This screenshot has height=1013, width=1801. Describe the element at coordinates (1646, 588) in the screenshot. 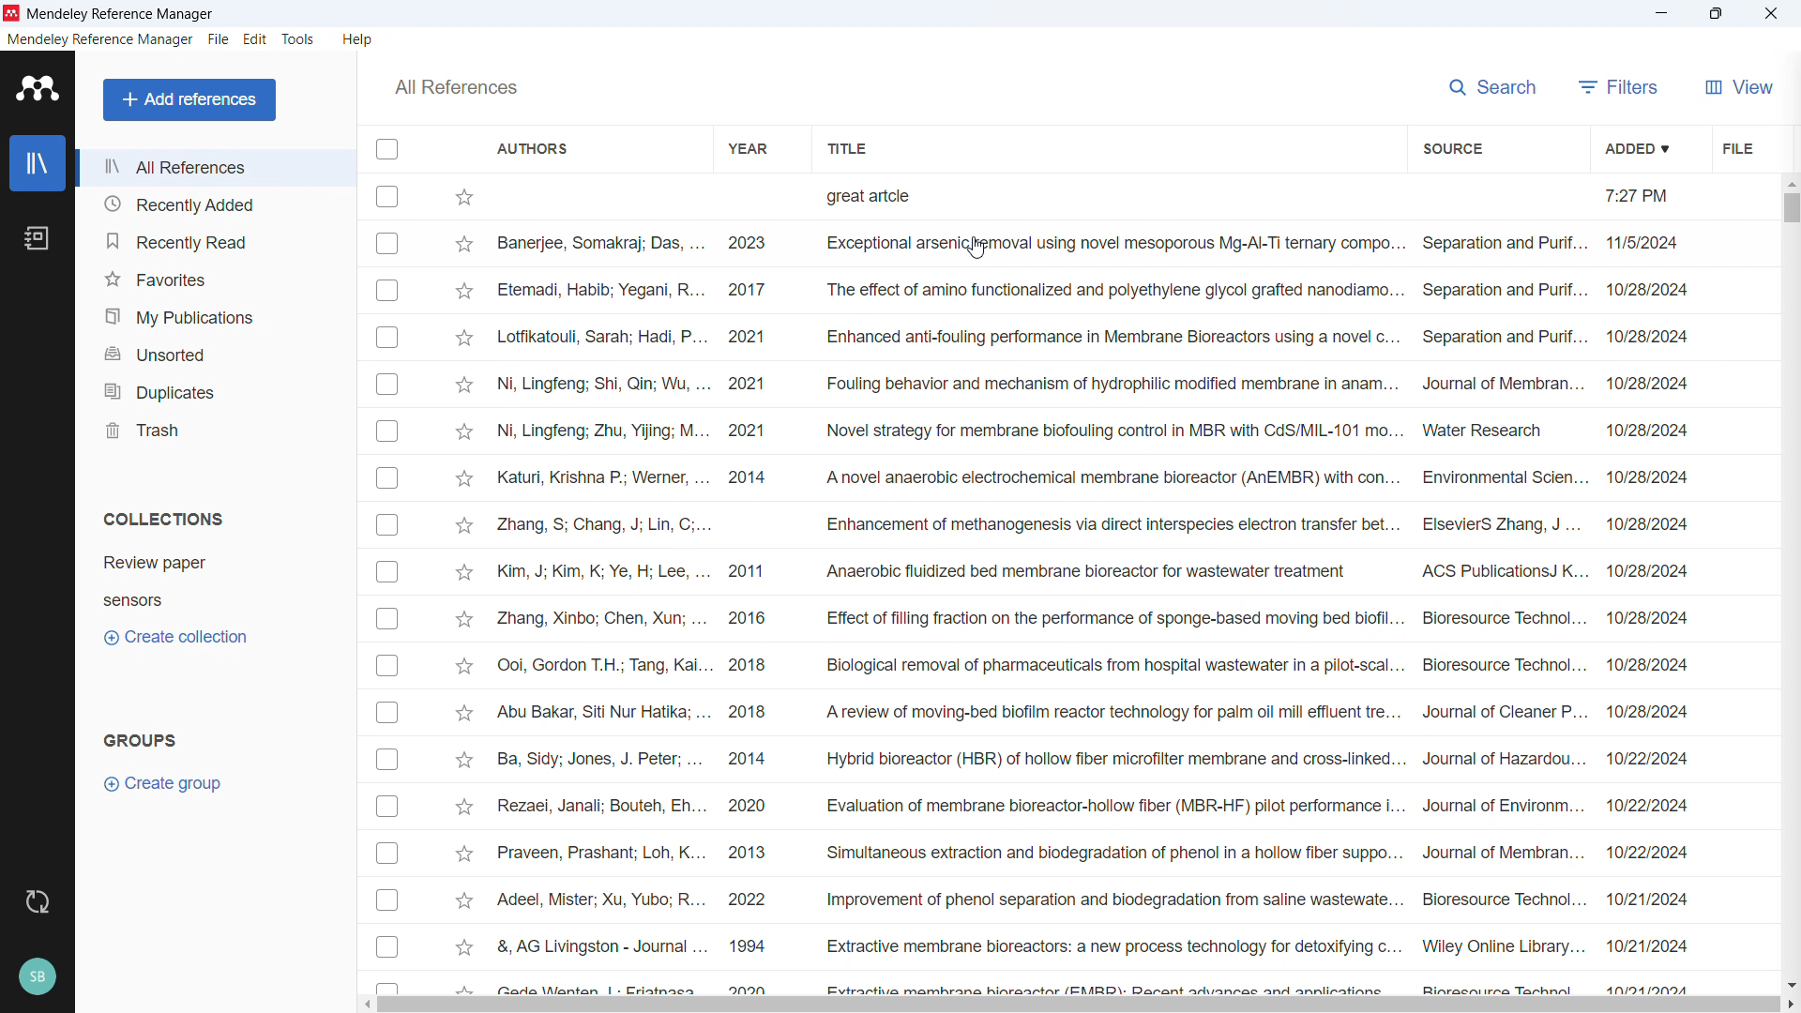

I see `Date of addition of individual entries ` at that location.